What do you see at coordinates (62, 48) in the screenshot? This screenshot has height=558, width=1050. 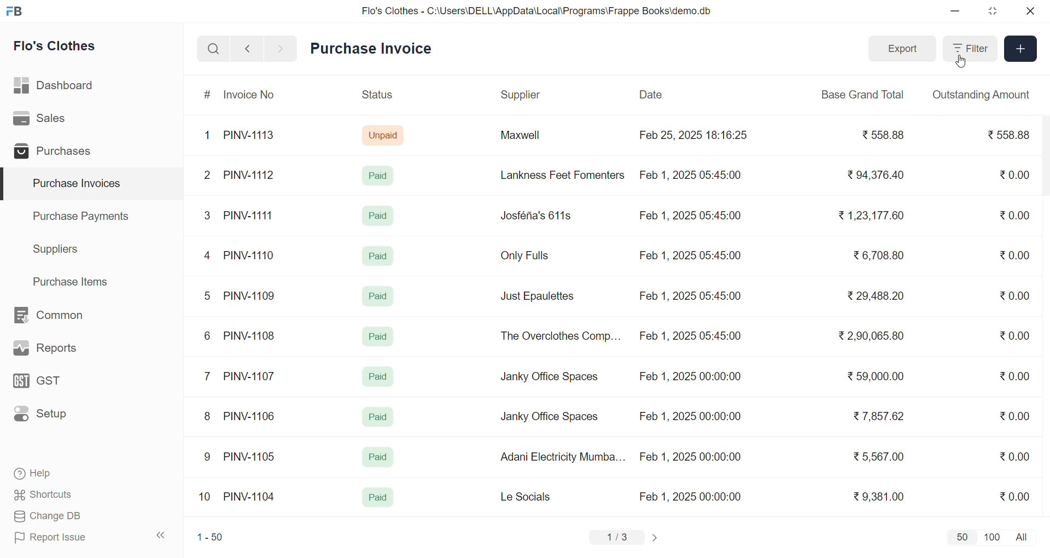 I see `Flo's Clothes` at bounding box center [62, 48].